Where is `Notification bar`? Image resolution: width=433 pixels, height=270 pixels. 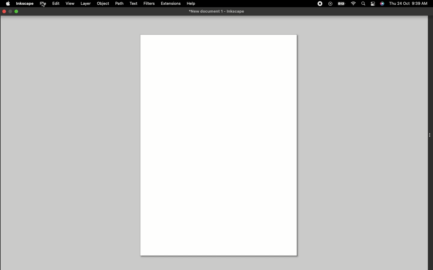
Notification bar is located at coordinates (373, 4).